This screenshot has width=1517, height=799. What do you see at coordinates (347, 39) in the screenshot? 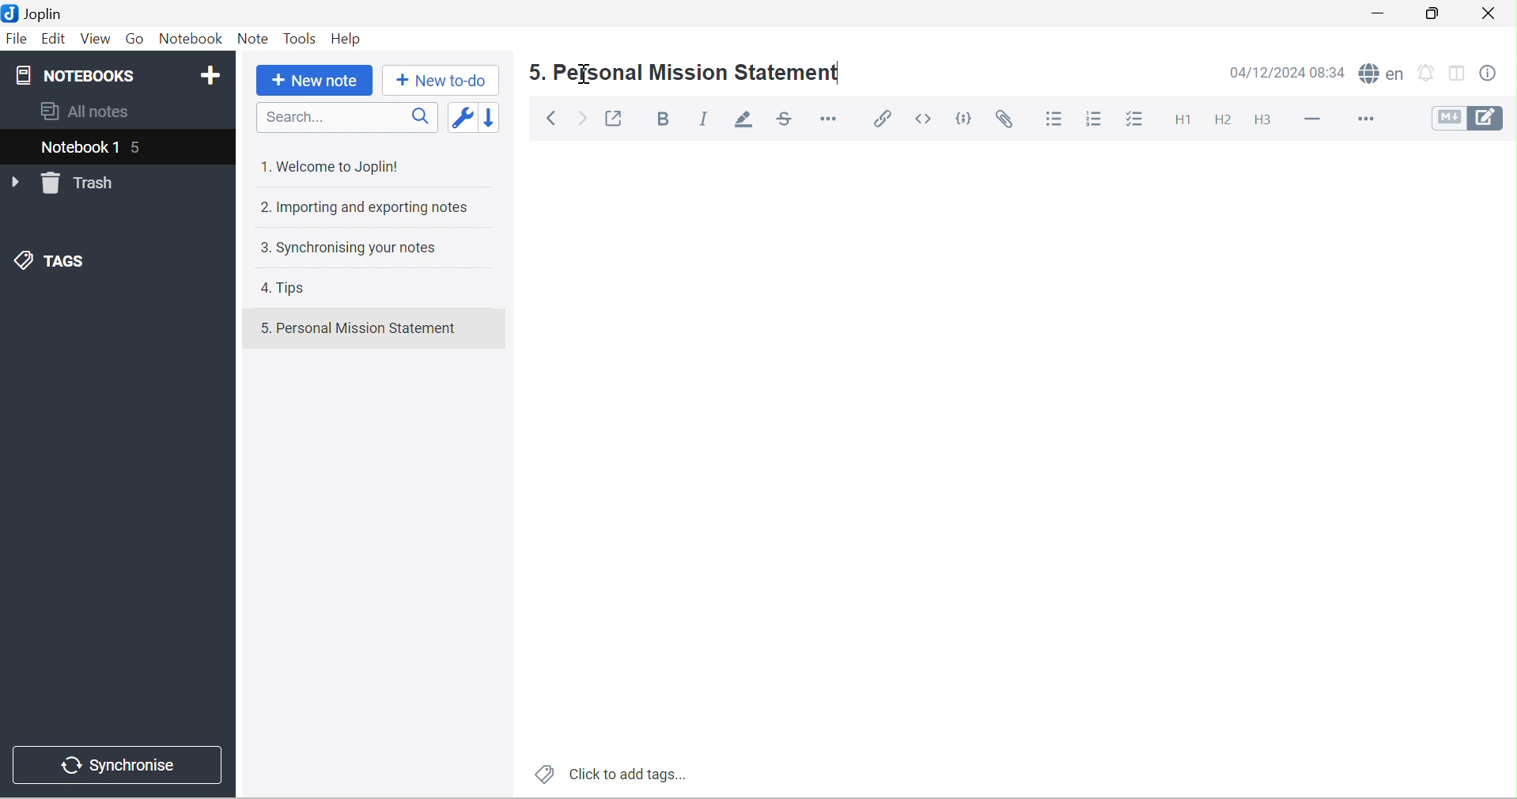
I see `Help` at bounding box center [347, 39].